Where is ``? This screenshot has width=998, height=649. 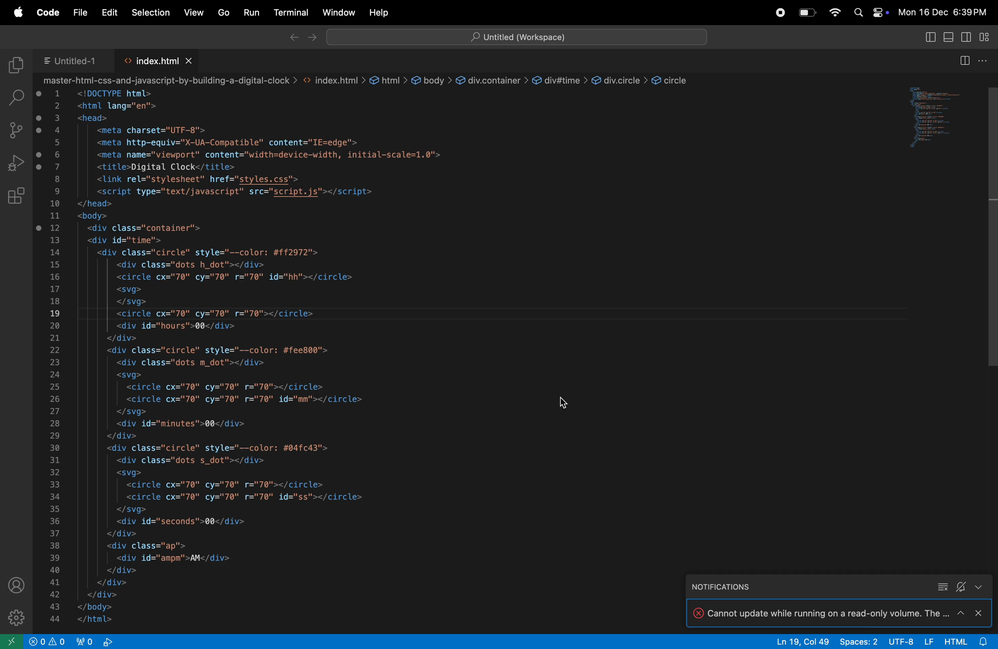  is located at coordinates (12, 640).